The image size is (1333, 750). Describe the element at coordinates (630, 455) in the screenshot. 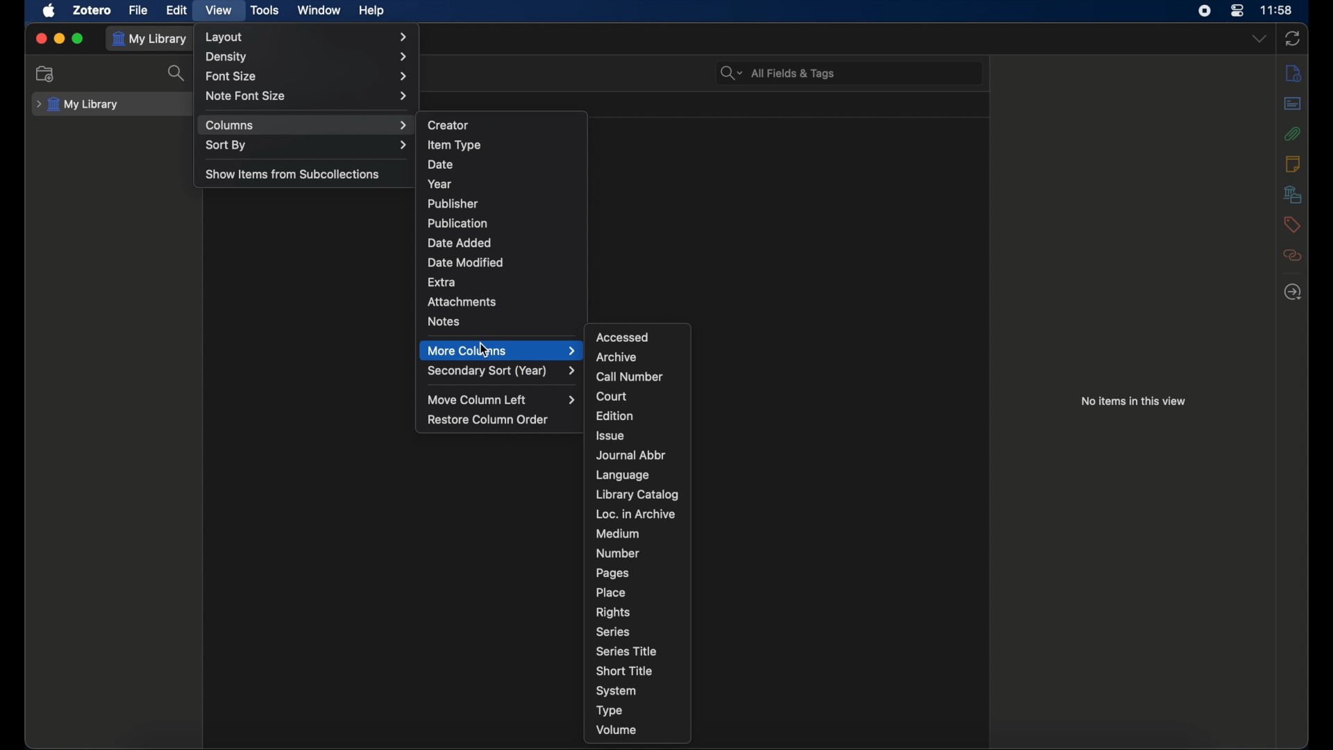

I see `journal abbr` at that location.